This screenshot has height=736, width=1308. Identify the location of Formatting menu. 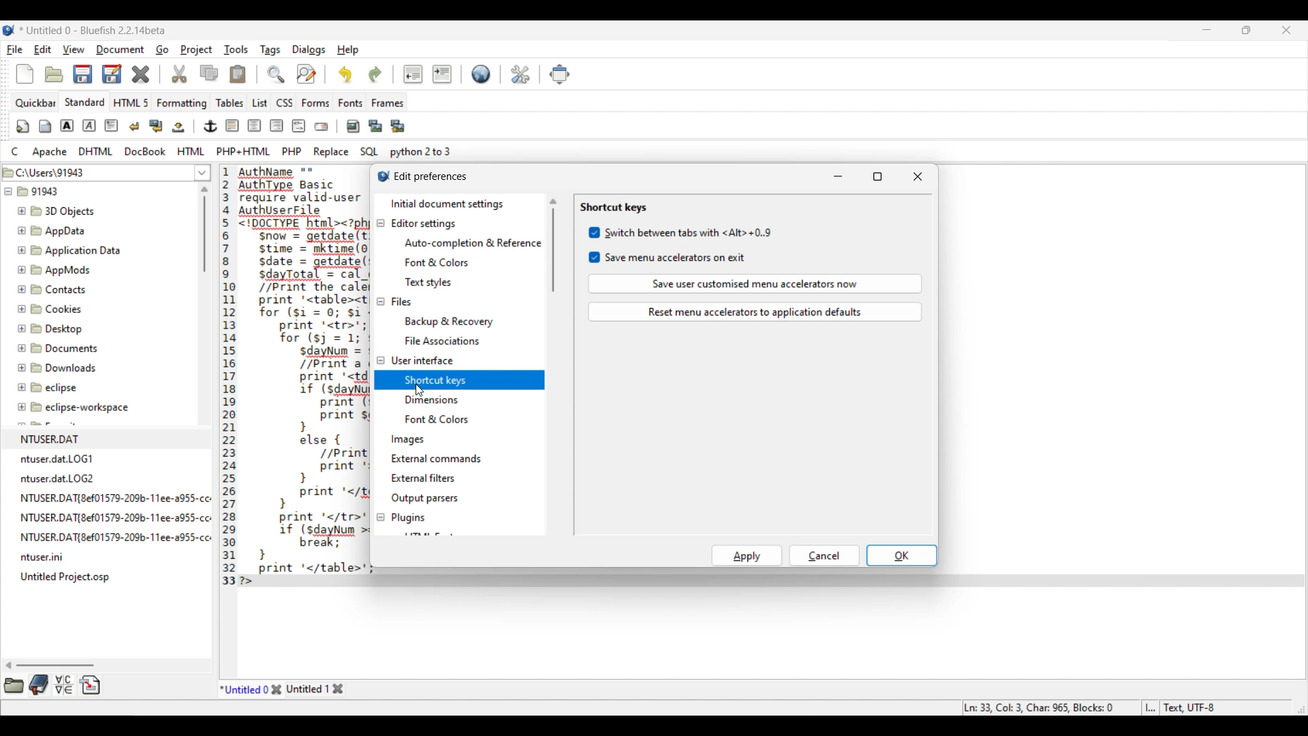
(182, 104).